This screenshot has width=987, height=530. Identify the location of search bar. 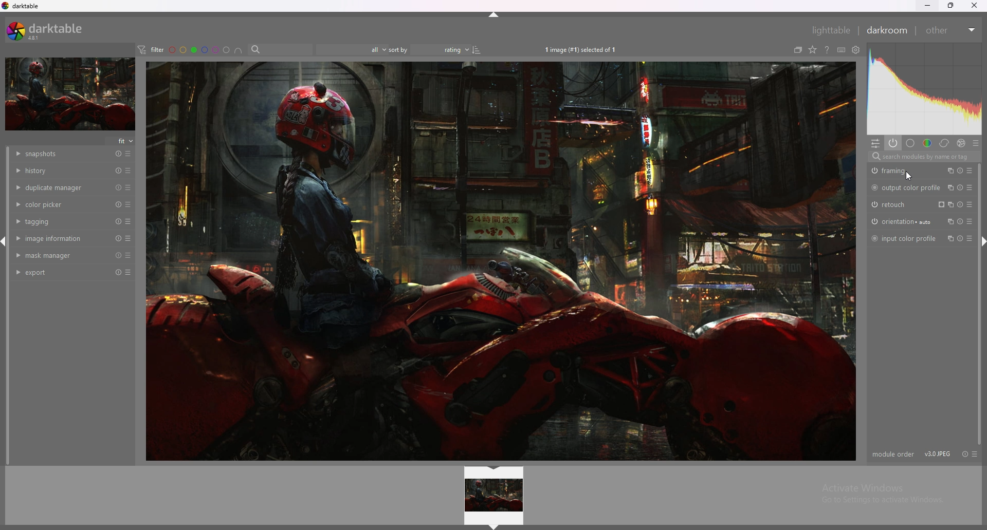
(279, 49).